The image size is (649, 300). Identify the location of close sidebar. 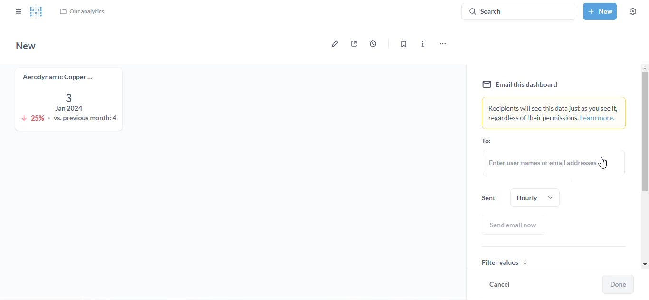
(19, 11).